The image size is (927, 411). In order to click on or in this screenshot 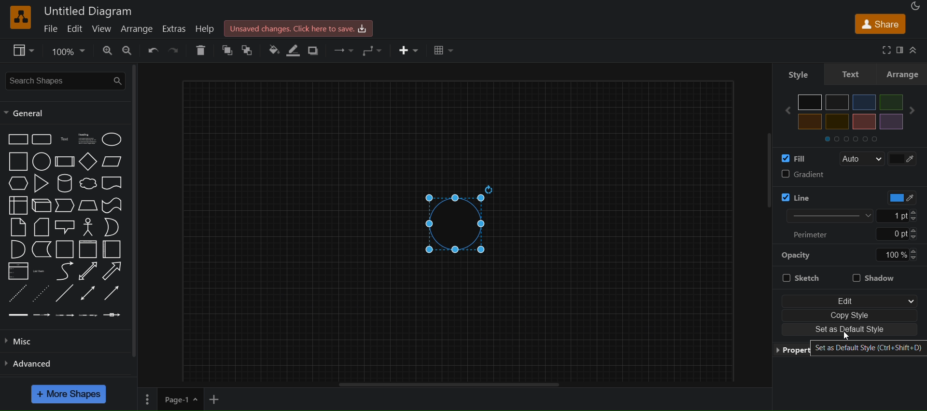, I will do `click(112, 227)`.